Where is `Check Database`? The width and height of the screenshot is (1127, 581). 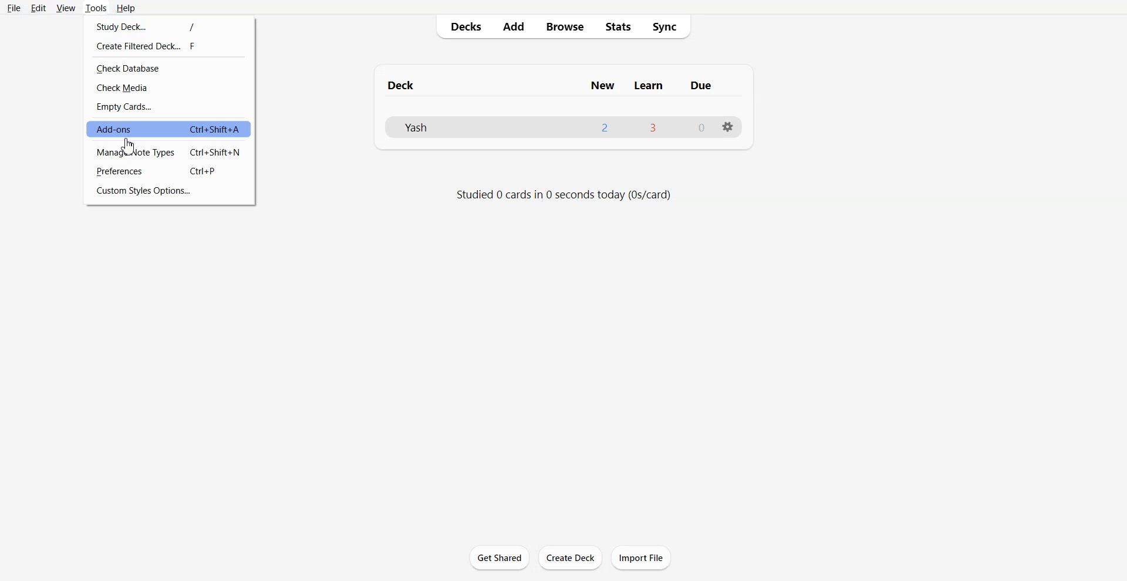 Check Database is located at coordinates (168, 67).